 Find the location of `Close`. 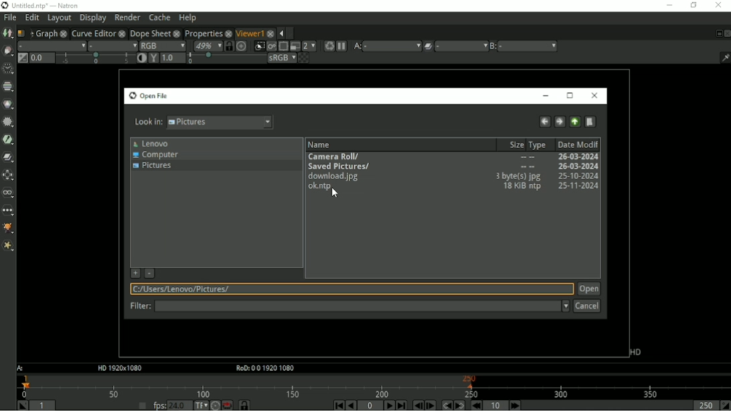

Close is located at coordinates (594, 96).